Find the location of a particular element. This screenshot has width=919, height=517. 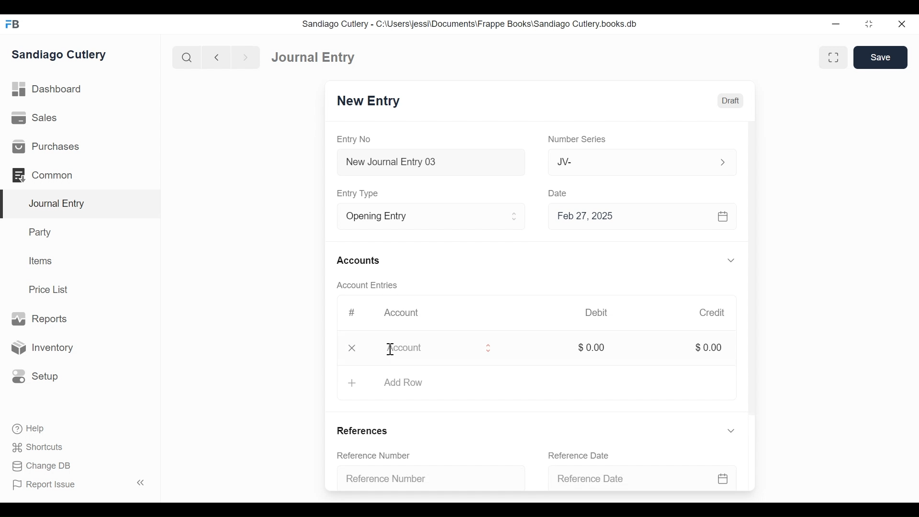

Date is located at coordinates (559, 193).